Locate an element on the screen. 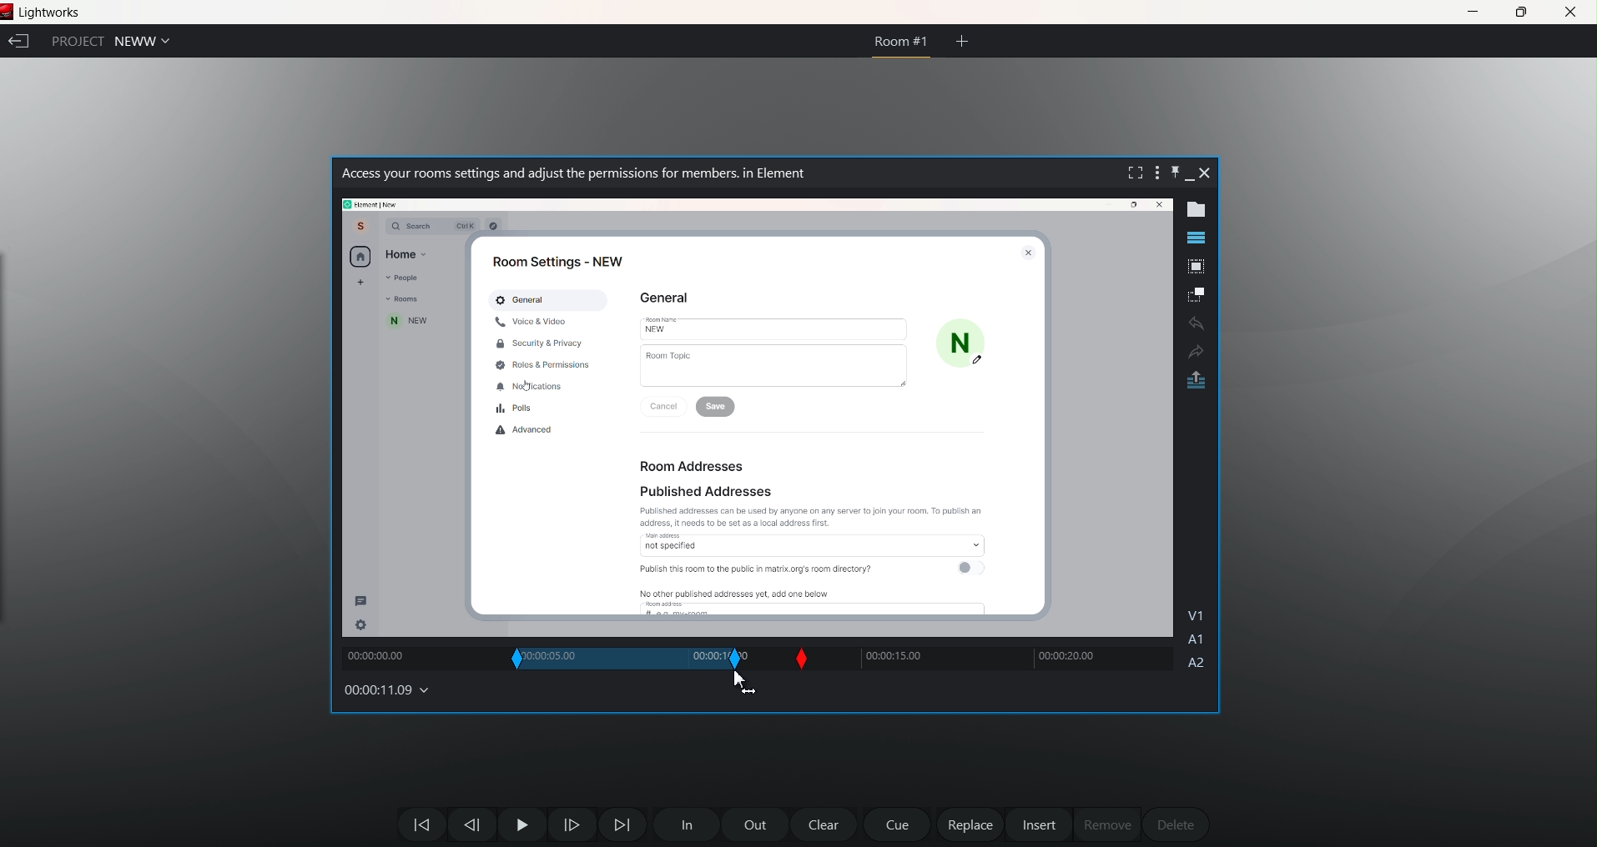  toggle is located at coordinates (972, 567).